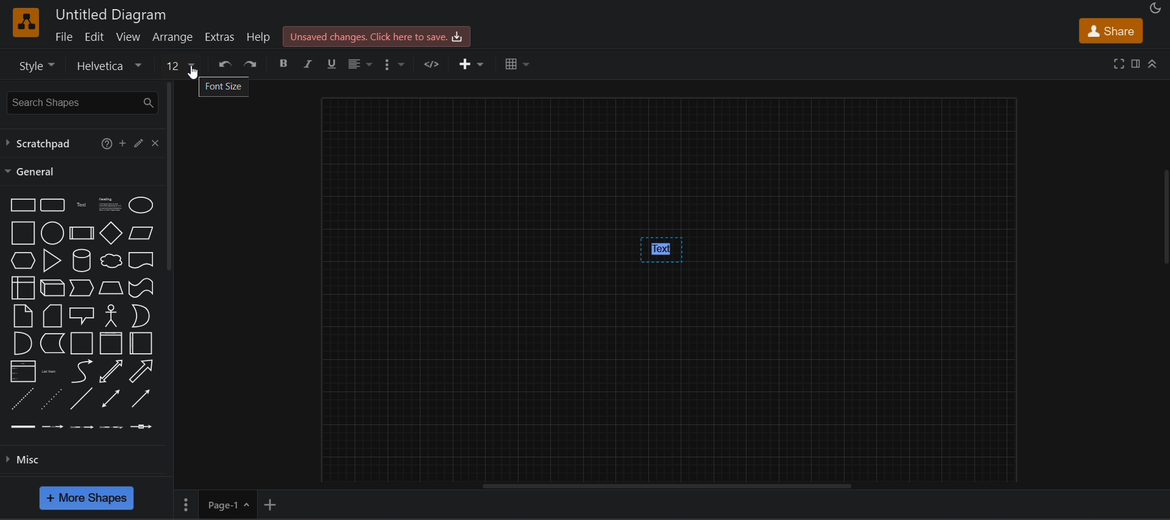 This screenshot has height=520, width=1170. I want to click on Ellipse, so click(141, 205).